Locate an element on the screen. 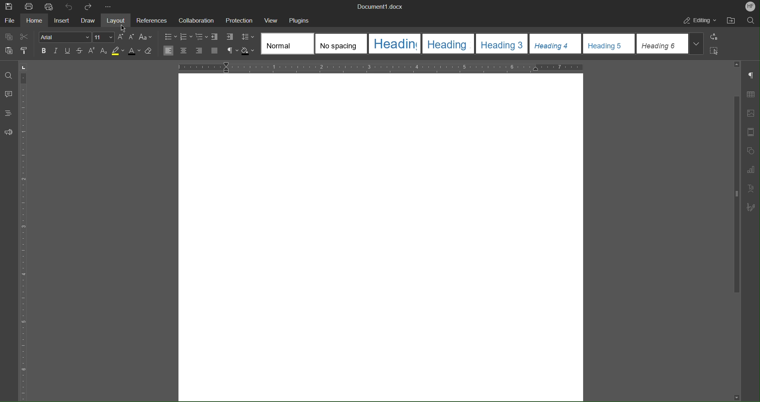 This screenshot has height=402, width=760. Right Align is located at coordinates (199, 51).